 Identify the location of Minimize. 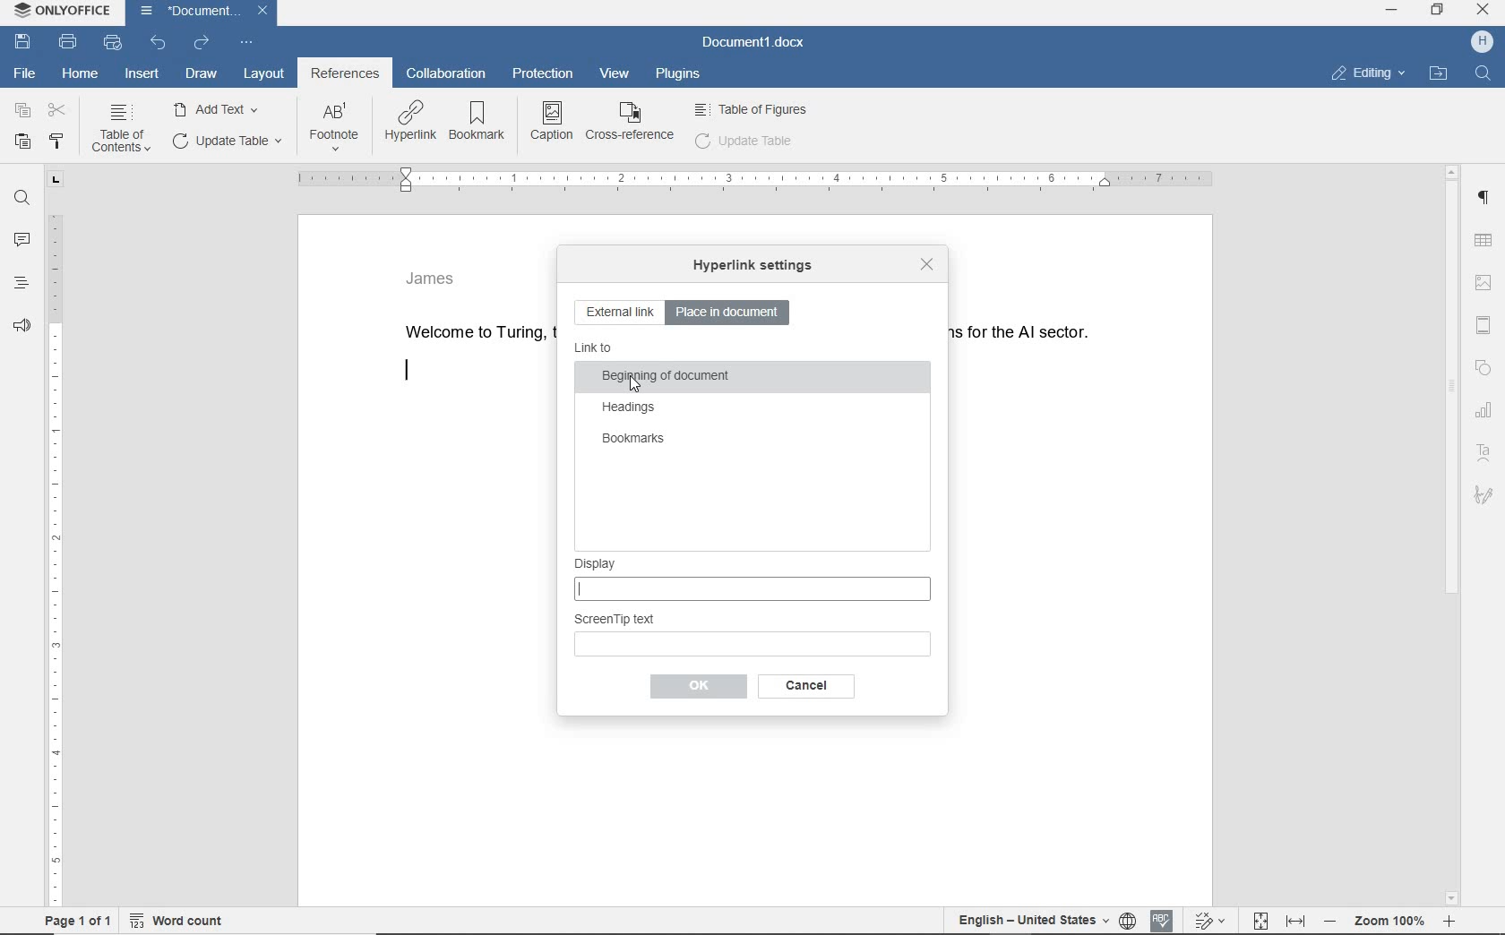
(1394, 14).